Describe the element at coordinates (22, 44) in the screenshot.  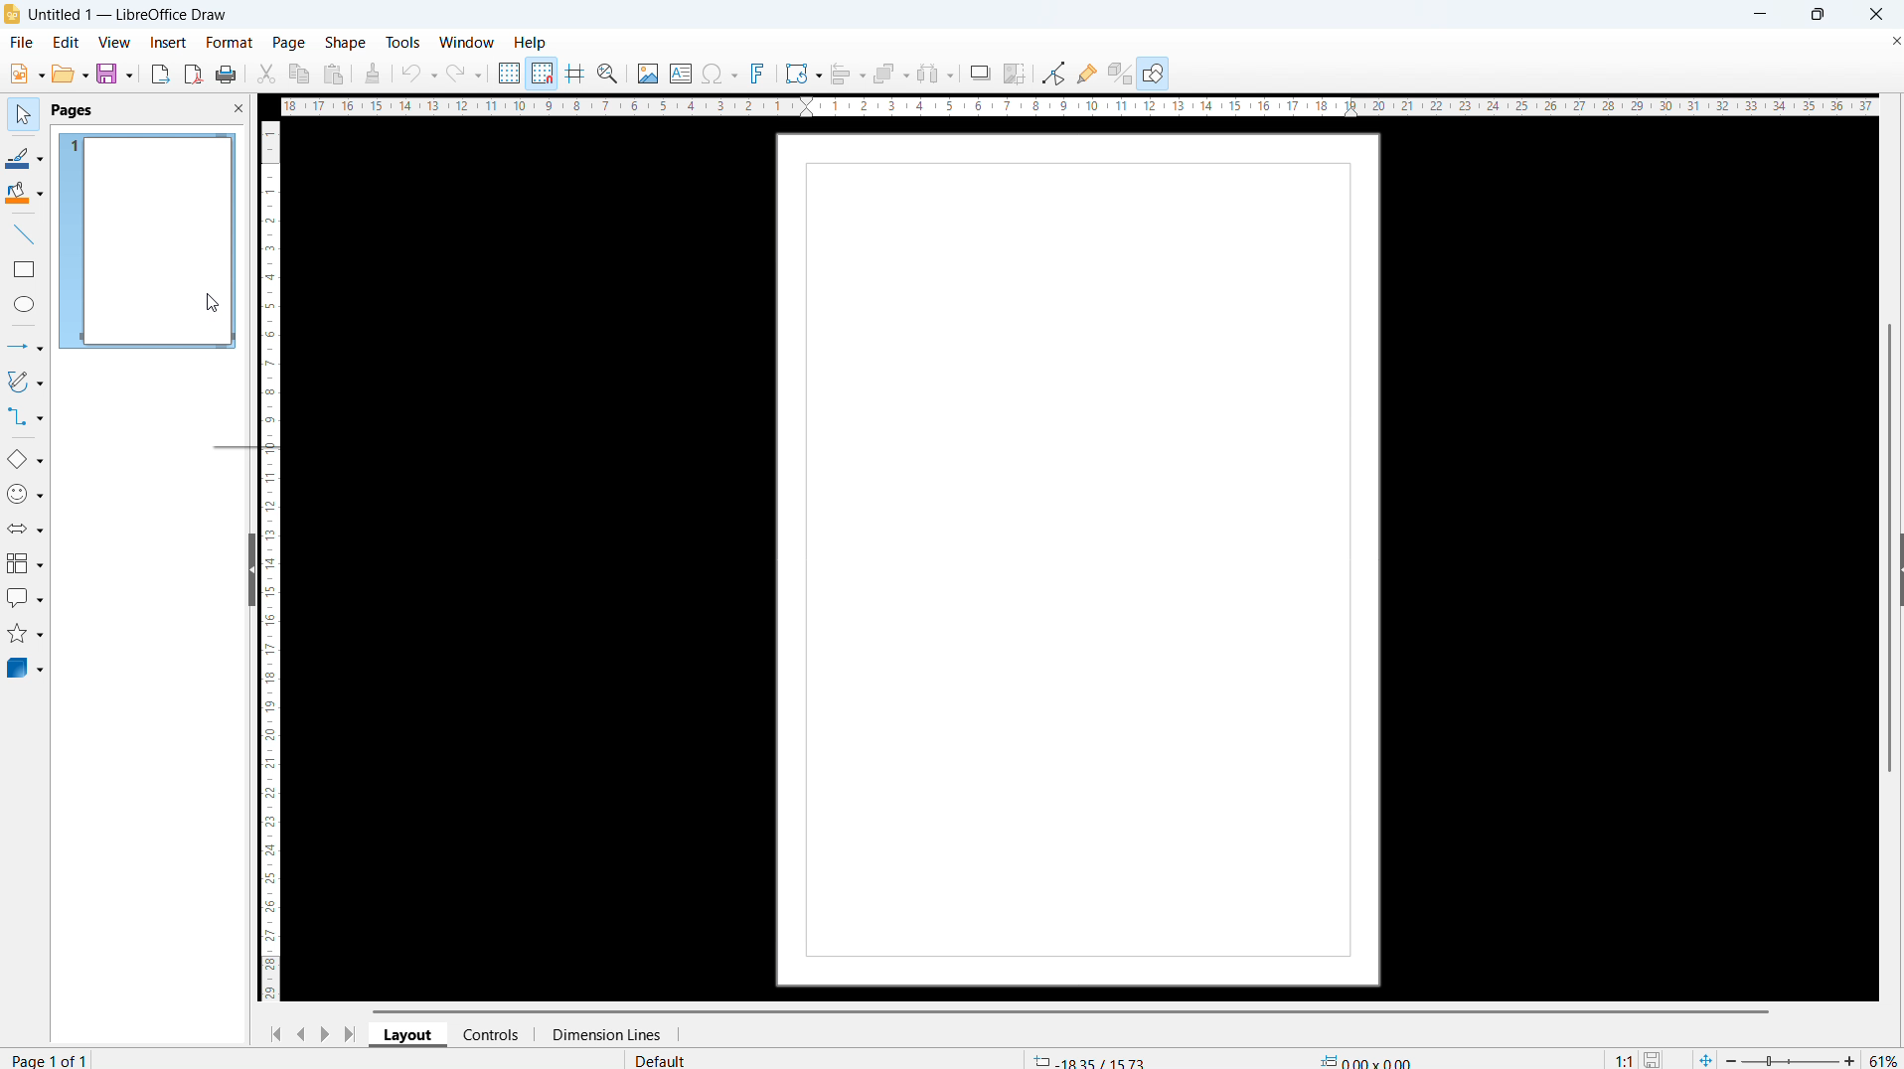
I see `file` at that location.